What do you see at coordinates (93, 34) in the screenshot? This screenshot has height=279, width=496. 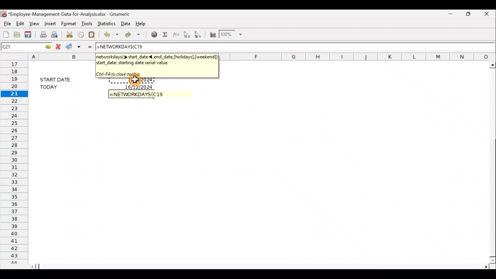 I see `Paste the clipboard` at bounding box center [93, 34].